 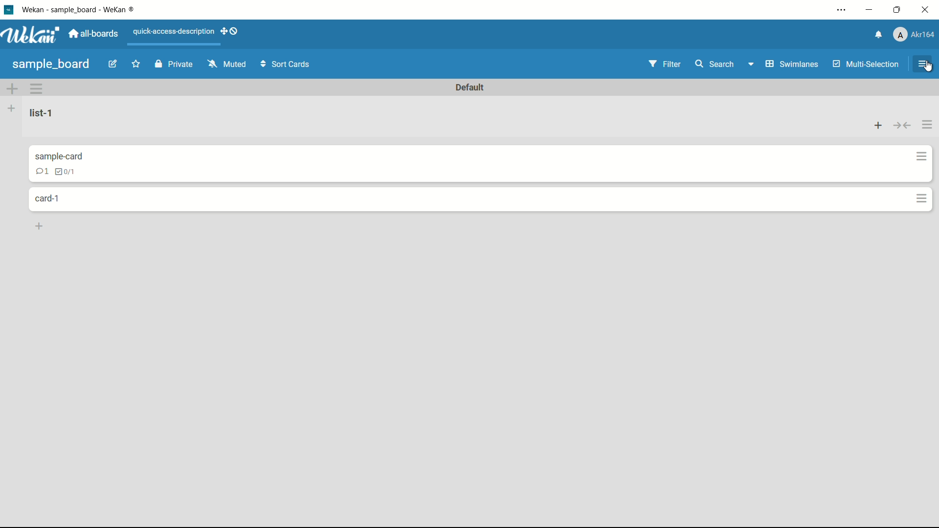 I want to click on card name, so click(x=46, y=199).